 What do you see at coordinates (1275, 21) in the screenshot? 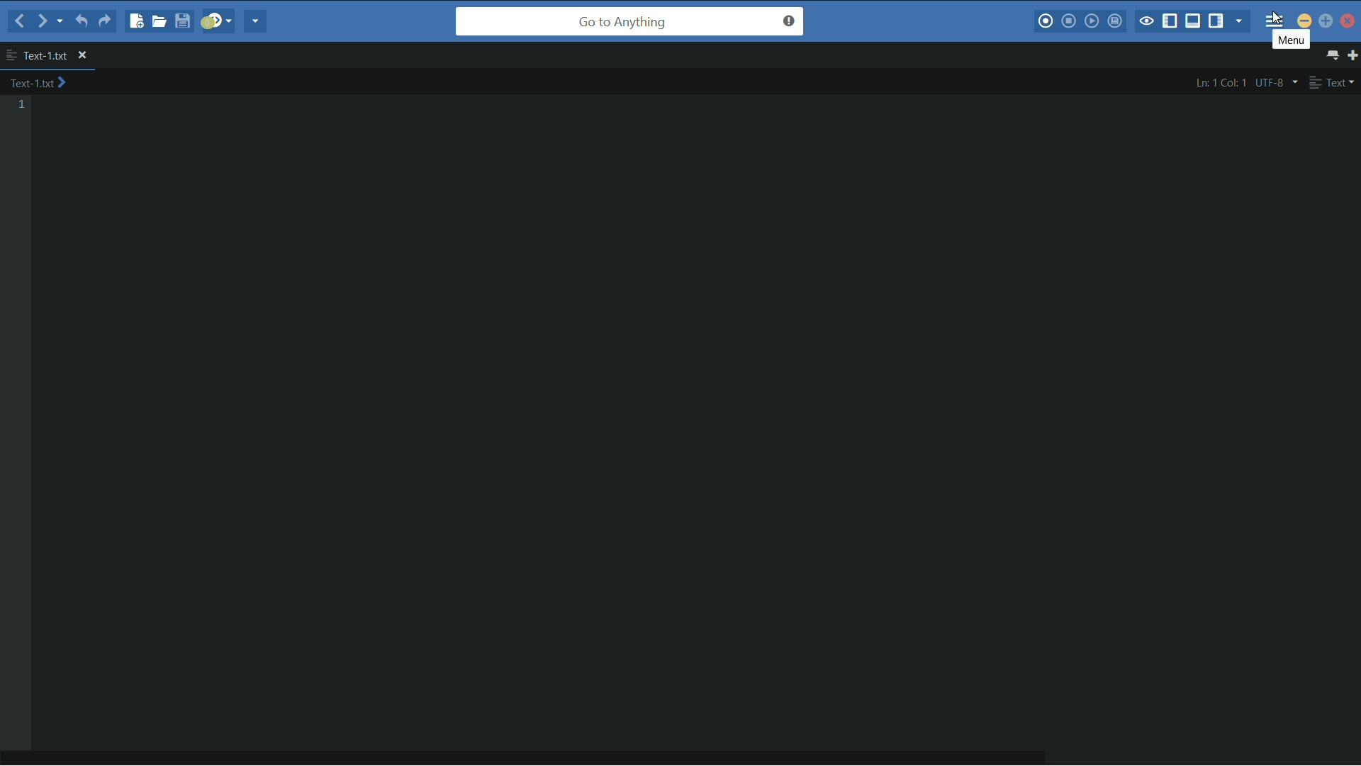
I see `cursor` at bounding box center [1275, 21].